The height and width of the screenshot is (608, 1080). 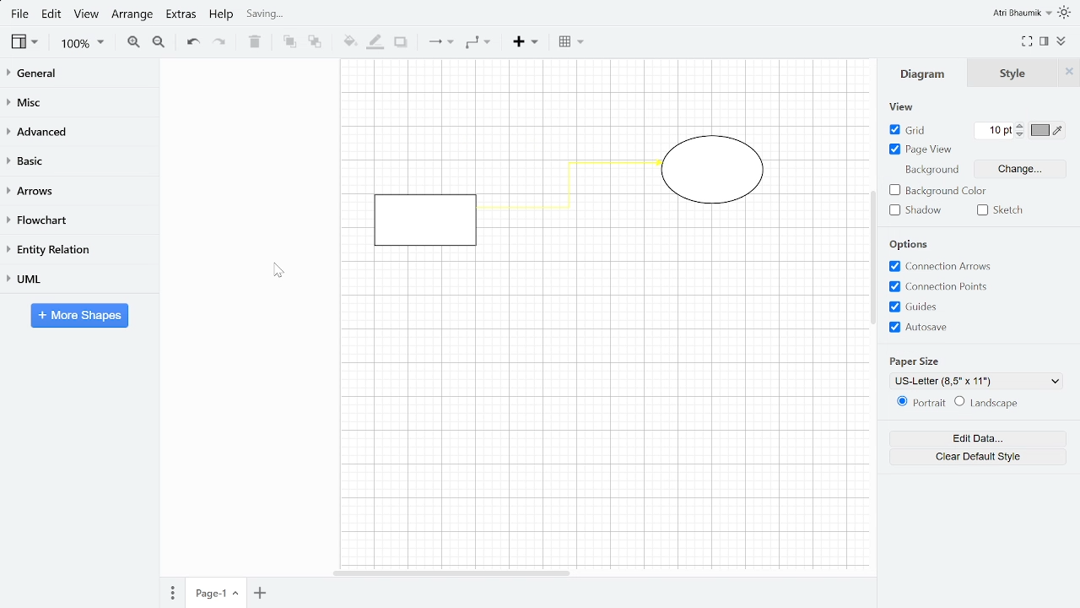 I want to click on More shapes, so click(x=81, y=315).